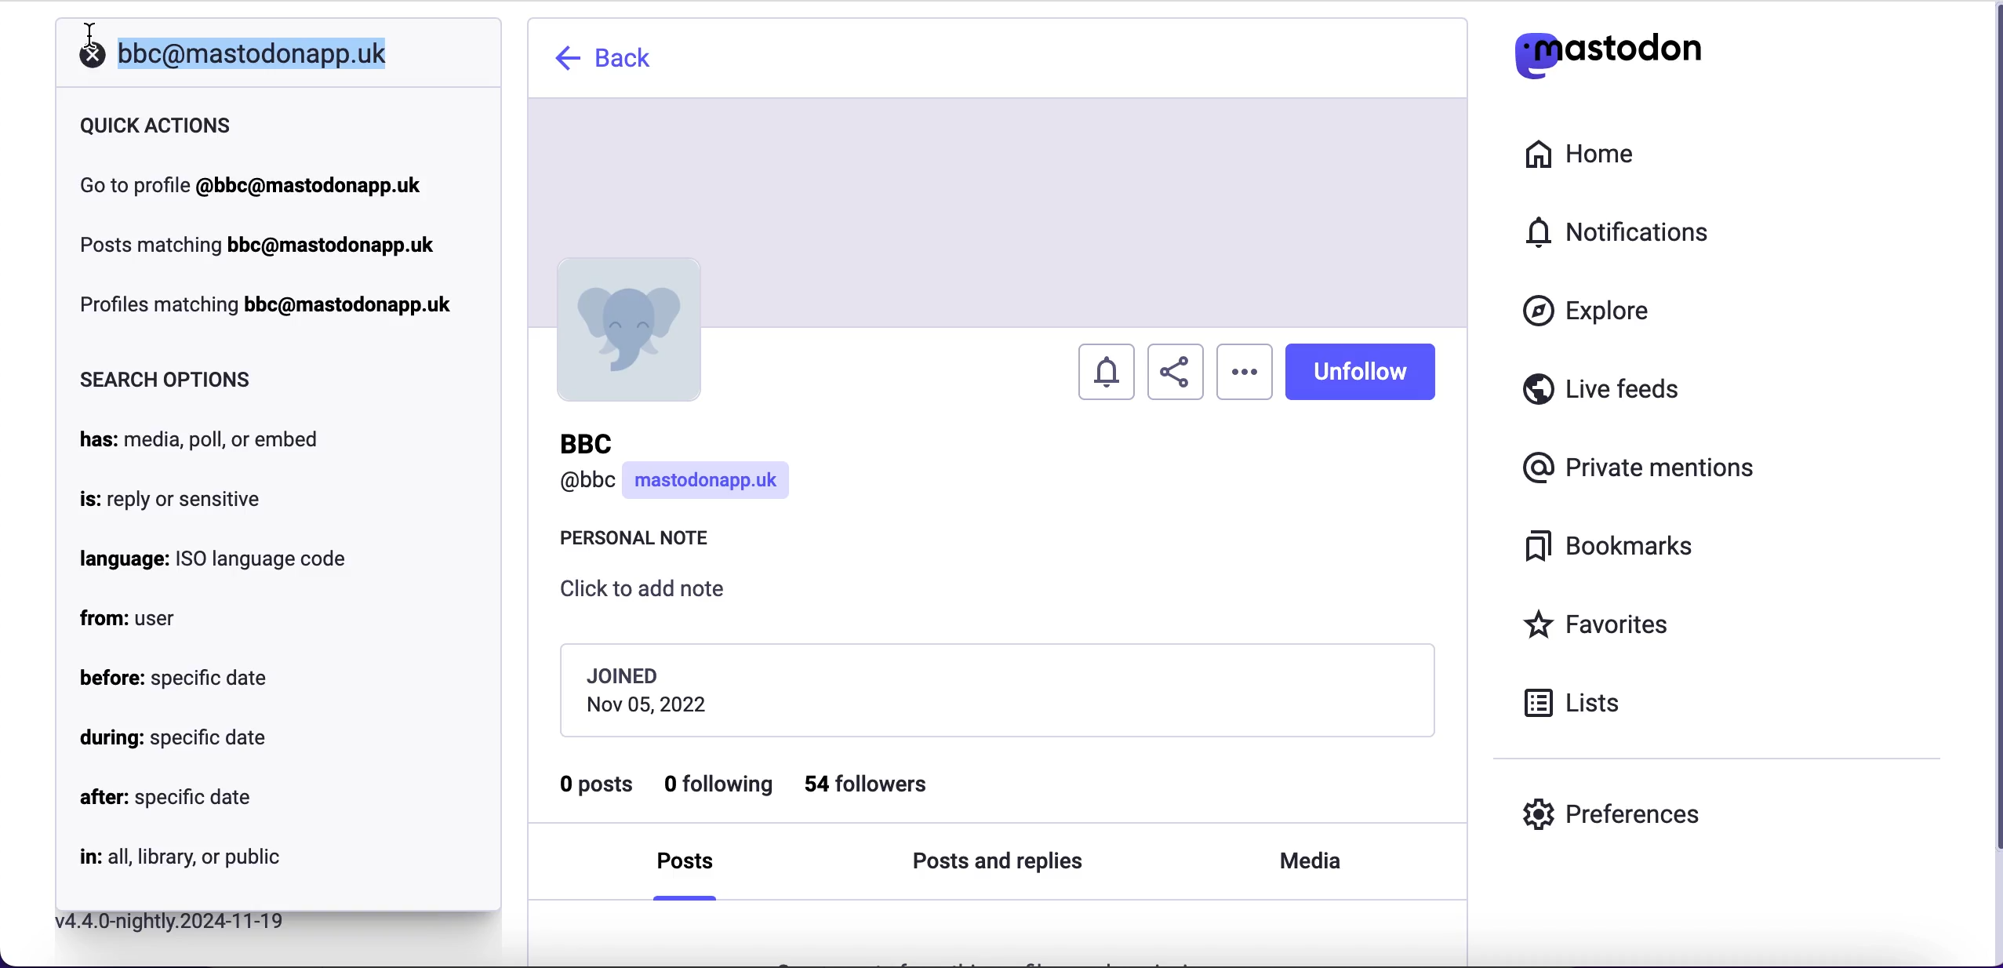  I want to click on has: media, so click(208, 440).